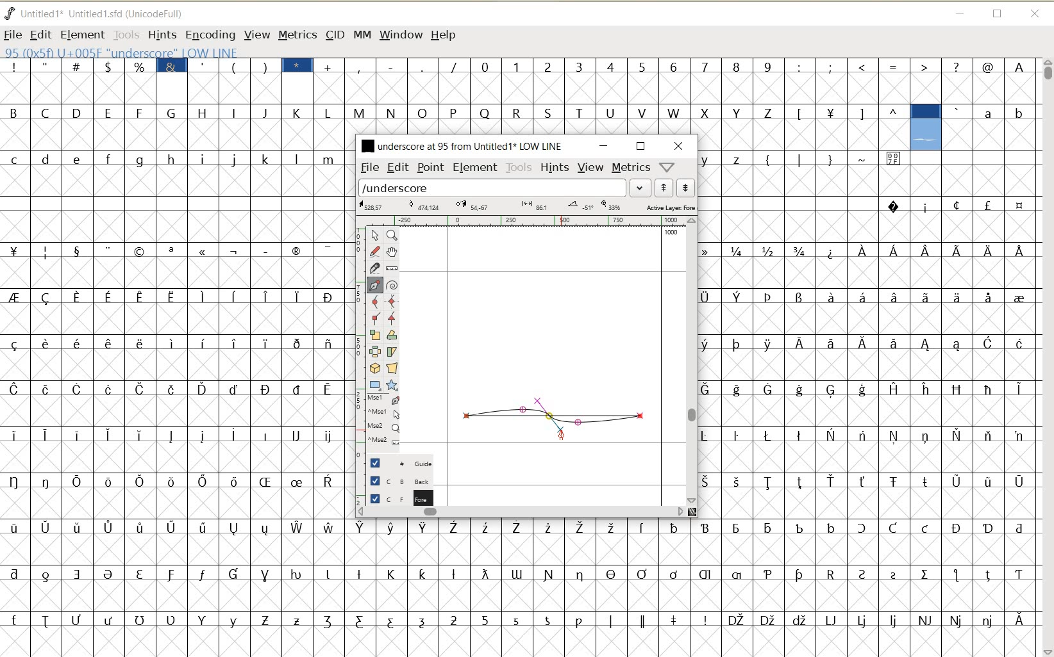  Describe the element at coordinates (445, 36) in the screenshot. I see `HELP` at that location.